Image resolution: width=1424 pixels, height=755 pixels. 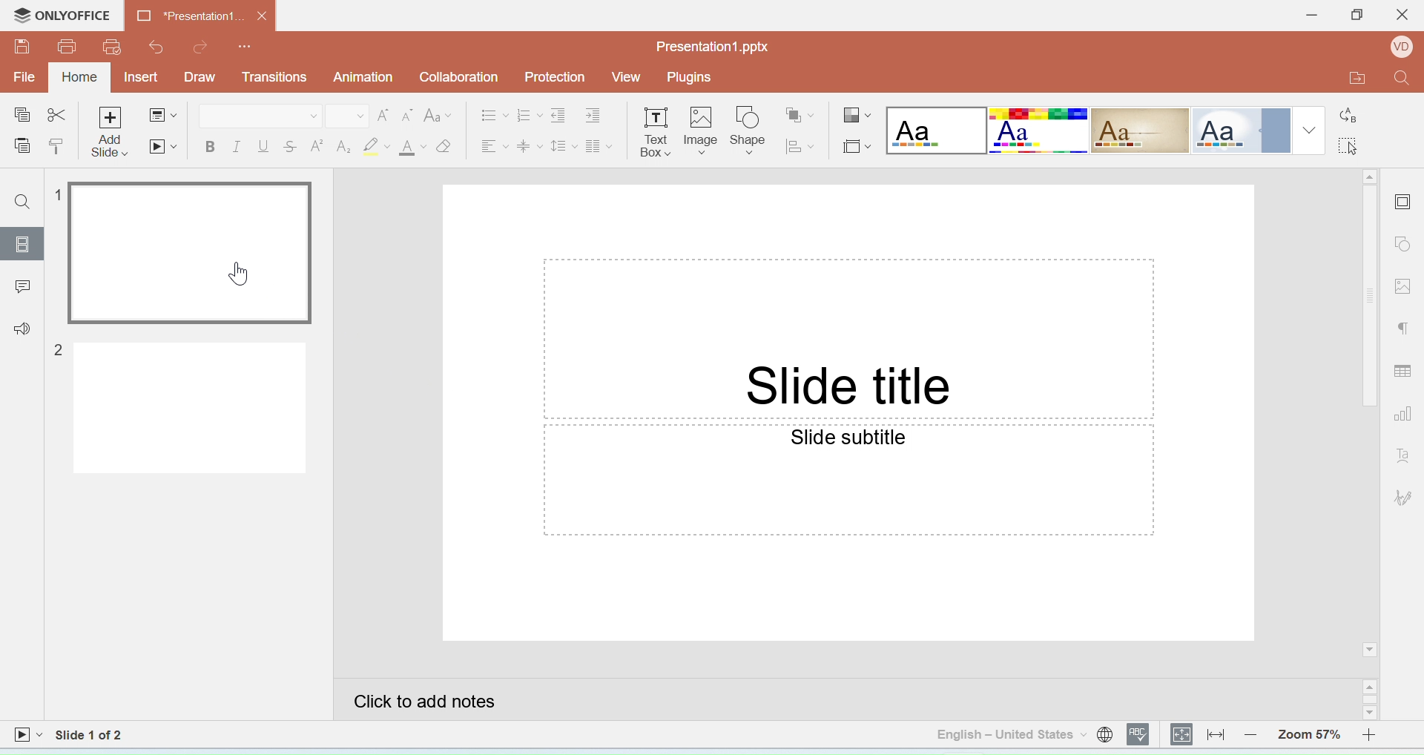 I want to click on Fit to slide, so click(x=1182, y=735).